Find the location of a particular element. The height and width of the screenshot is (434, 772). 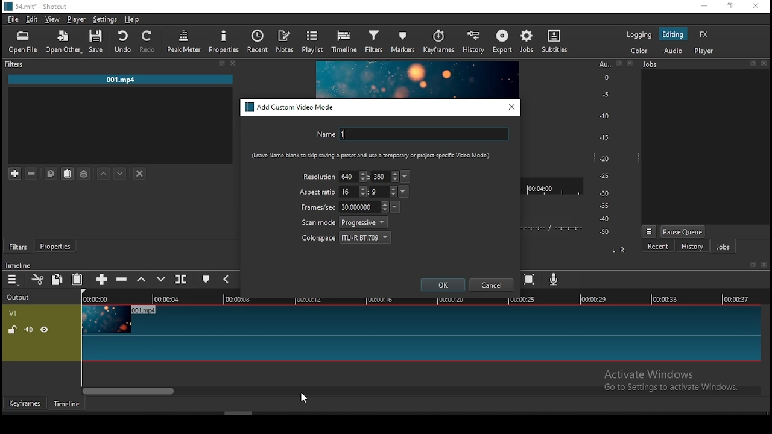

close is located at coordinates (233, 63).